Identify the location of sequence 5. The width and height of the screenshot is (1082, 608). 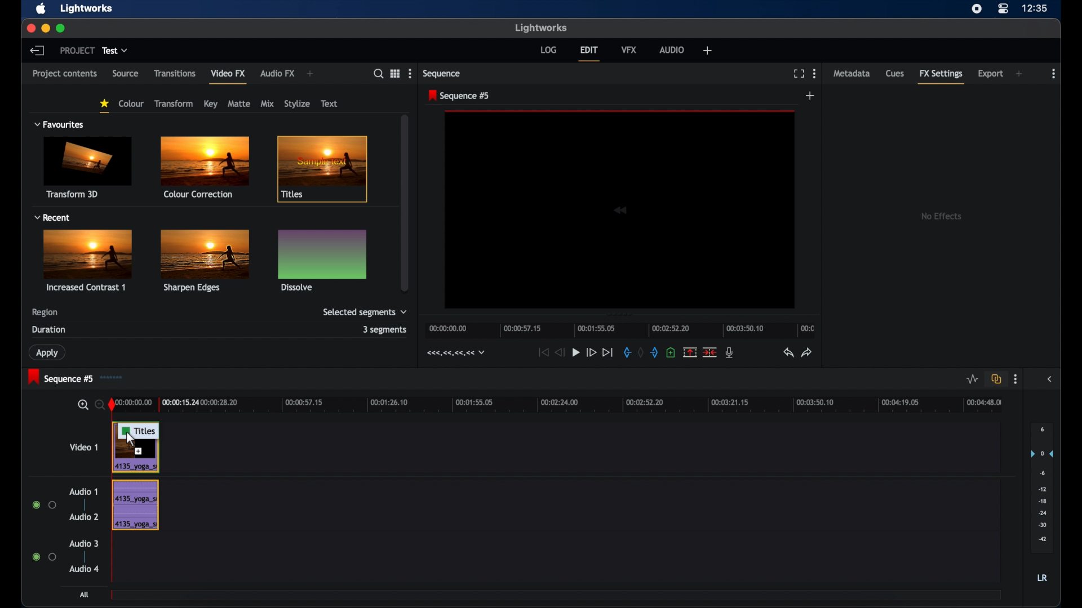
(459, 96).